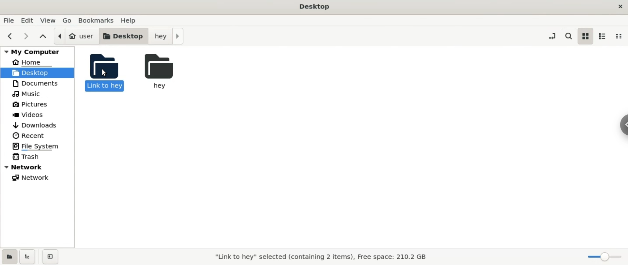 The width and height of the screenshot is (628, 265). I want to click on file, so click(9, 21).